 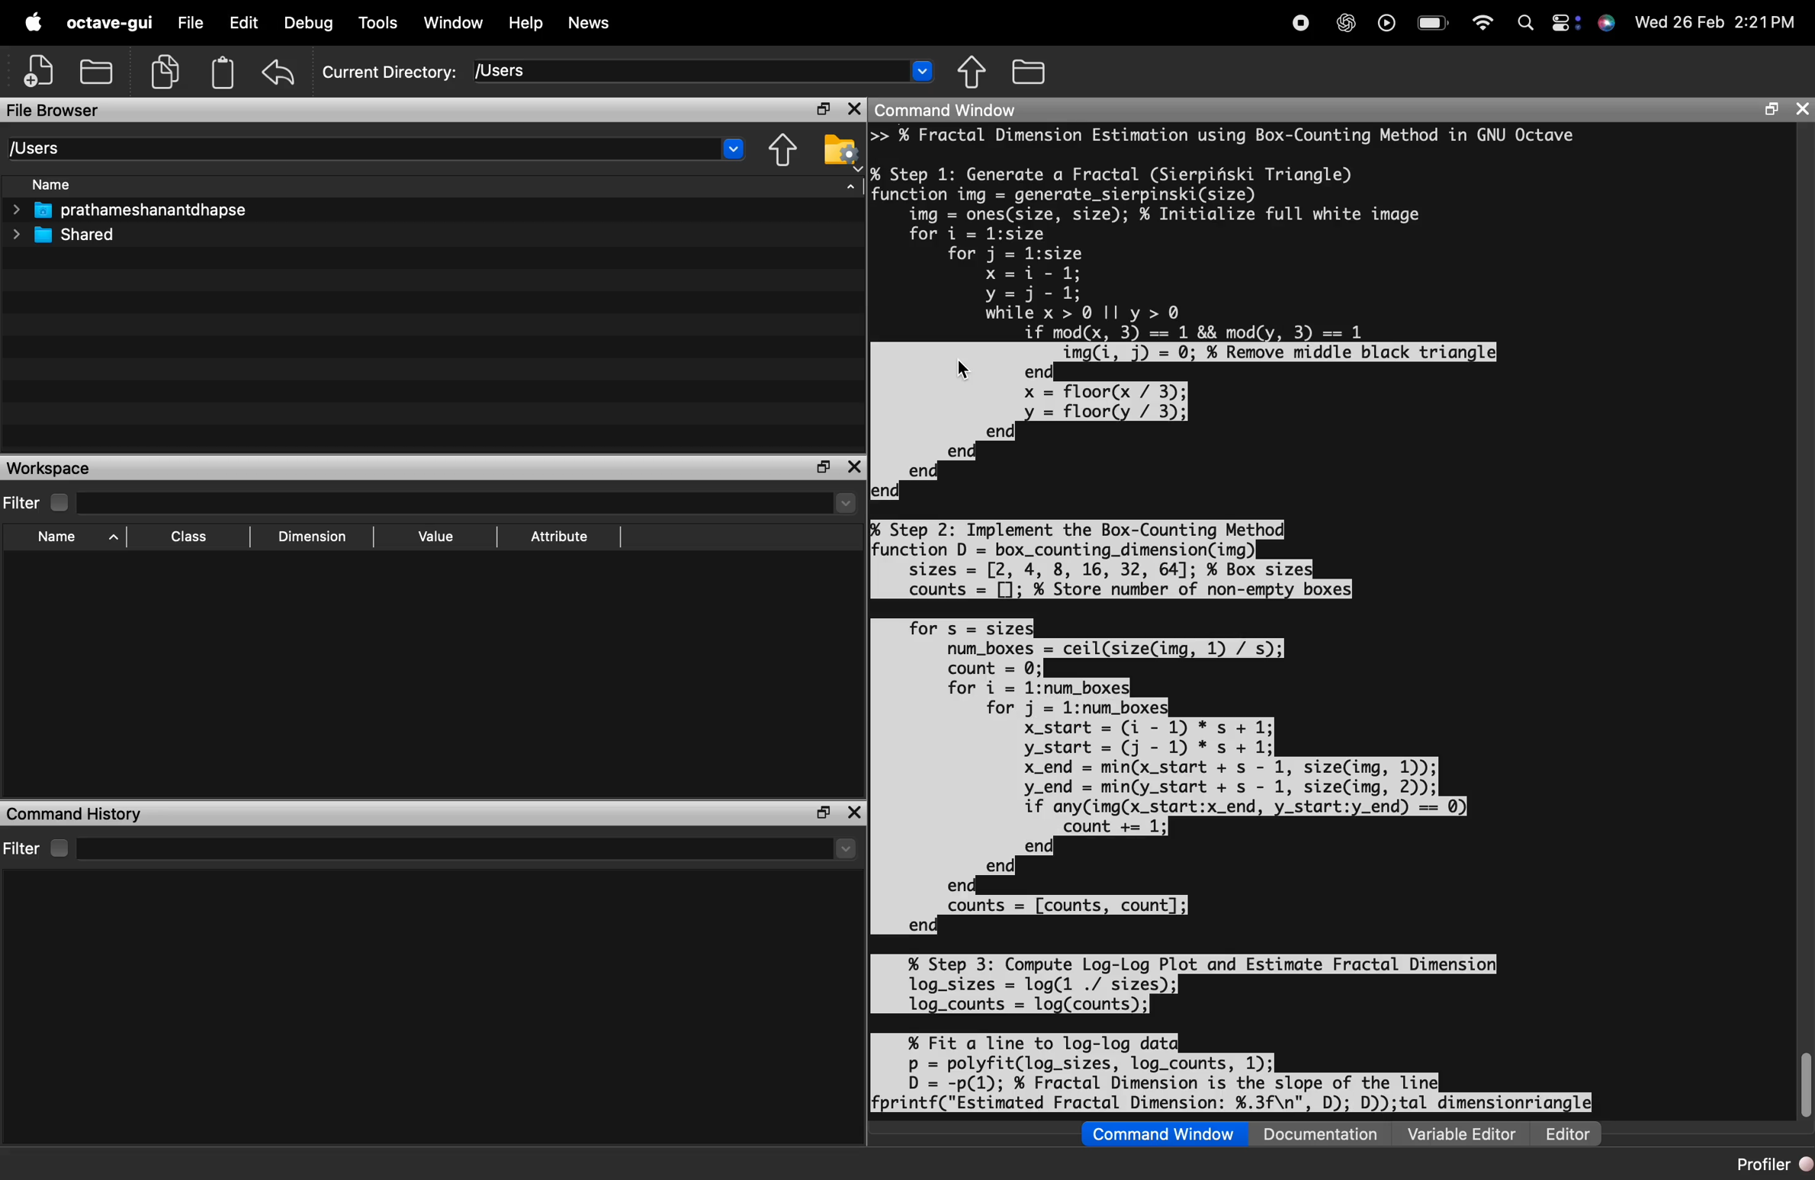 What do you see at coordinates (1349, 23) in the screenshot?
I see `AI` at bounding box center [1349, 23].